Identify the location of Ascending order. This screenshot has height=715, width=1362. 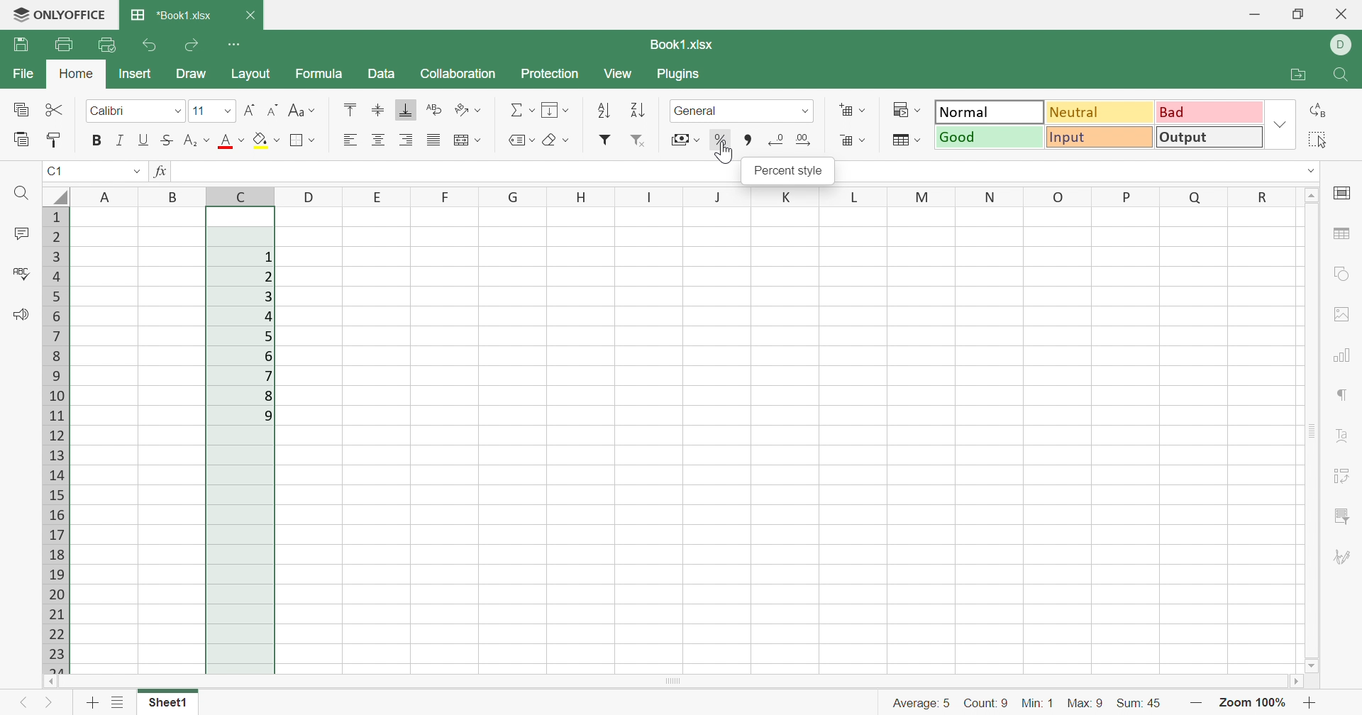
(604, 110).